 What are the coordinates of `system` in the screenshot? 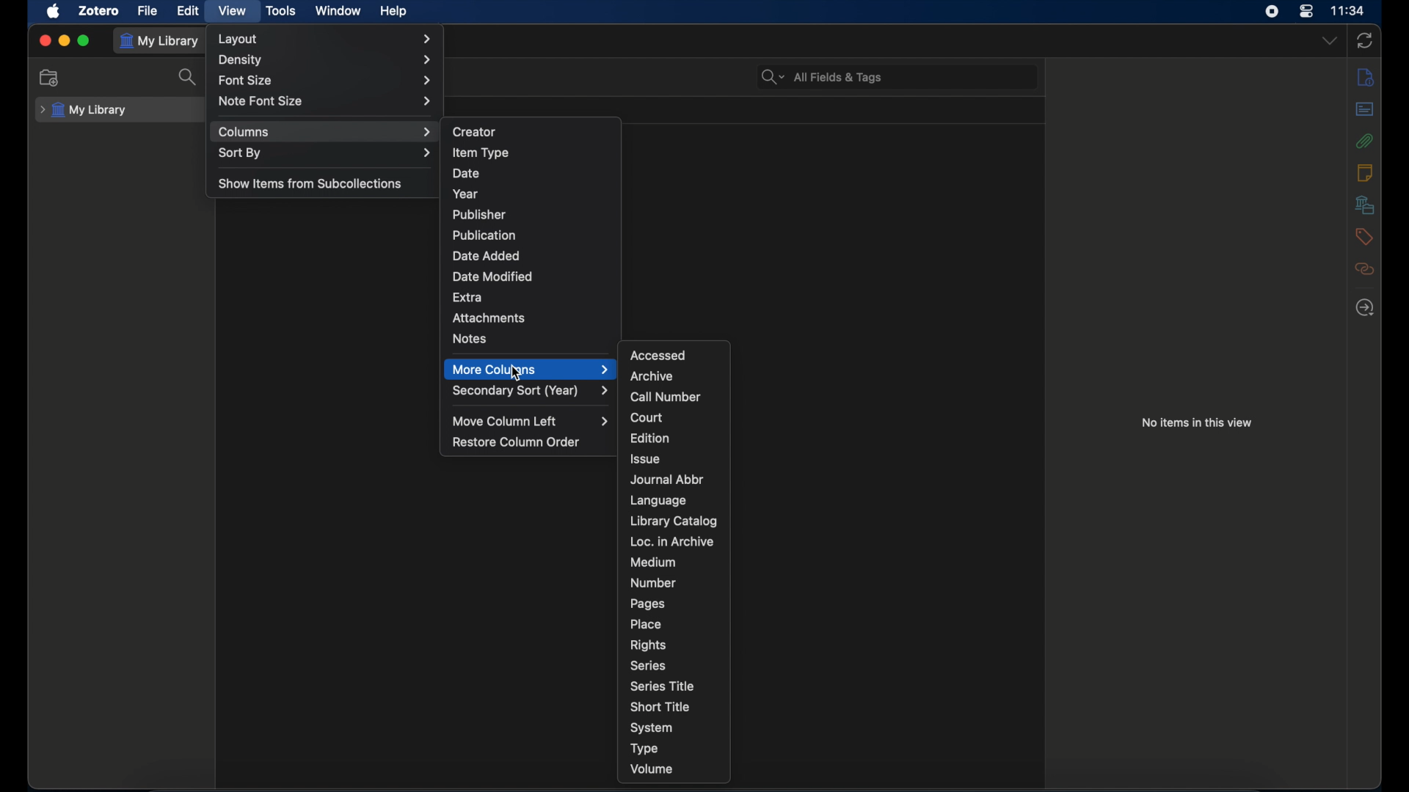 It's located at (652, 728).